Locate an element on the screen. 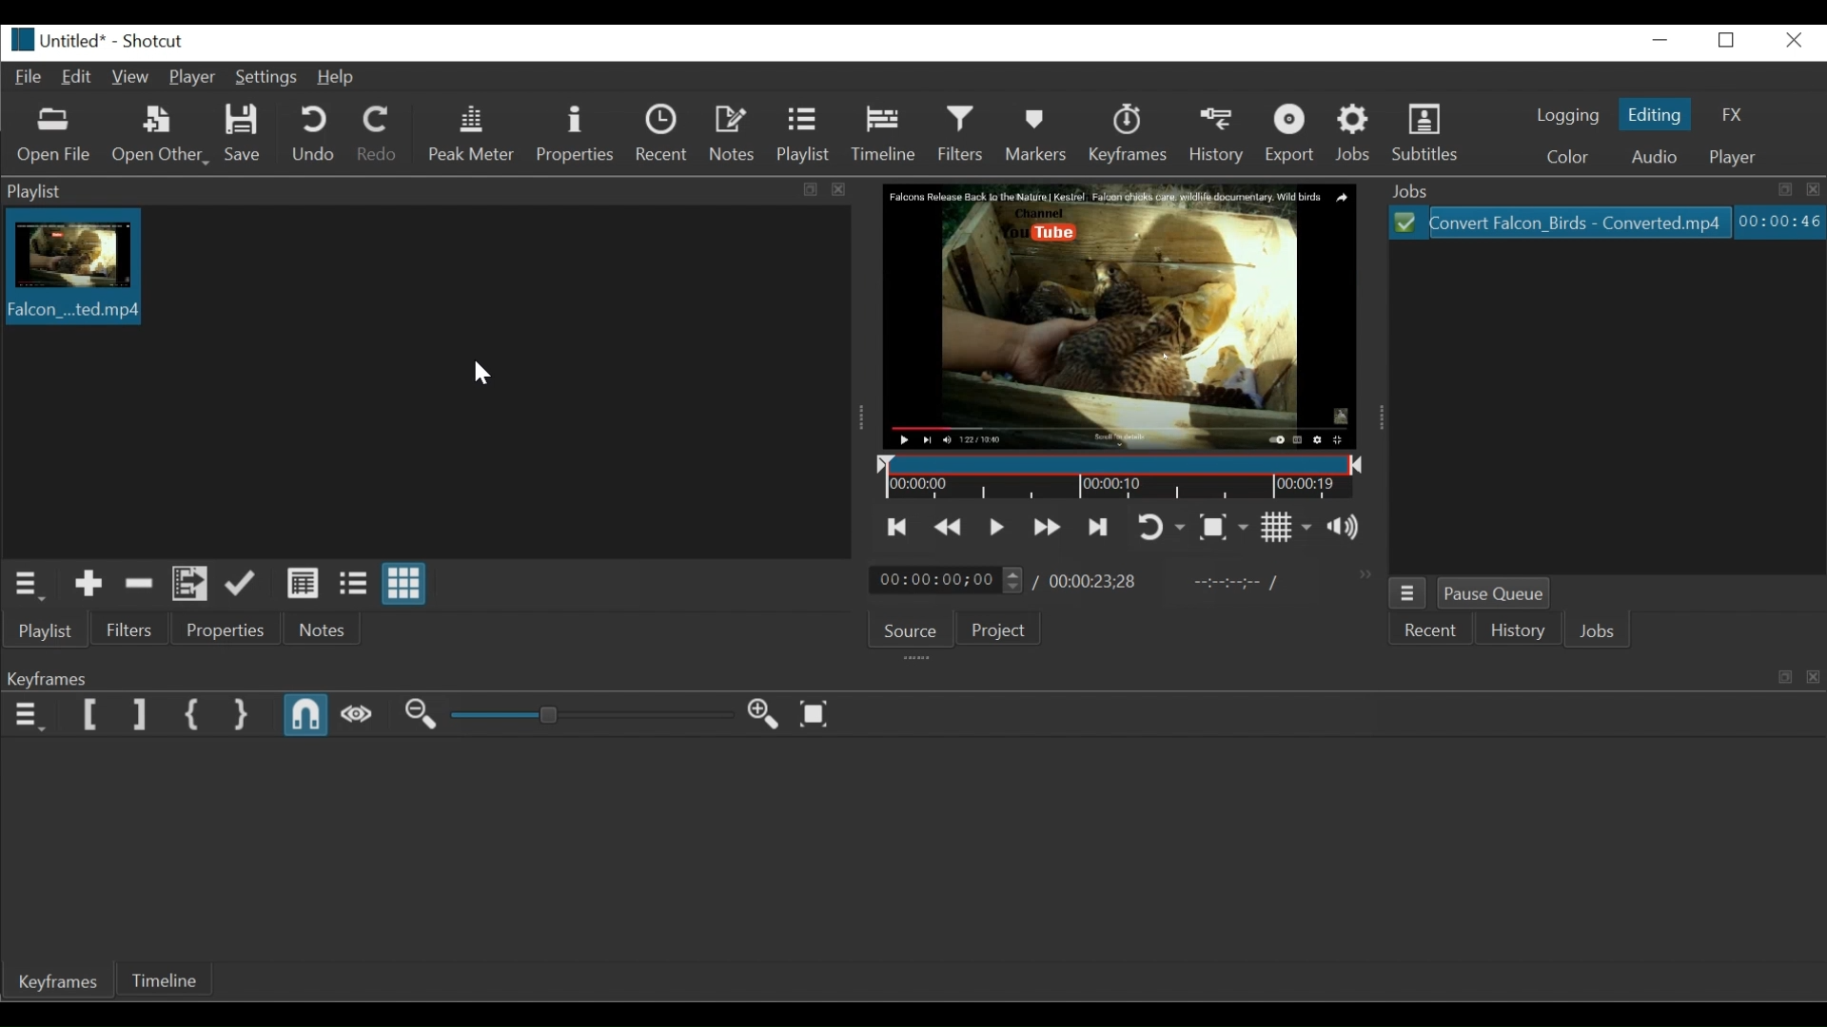 The height and width of the screenshot is (1027, 1827). Peak Meter is located at coordinates (472, 132).